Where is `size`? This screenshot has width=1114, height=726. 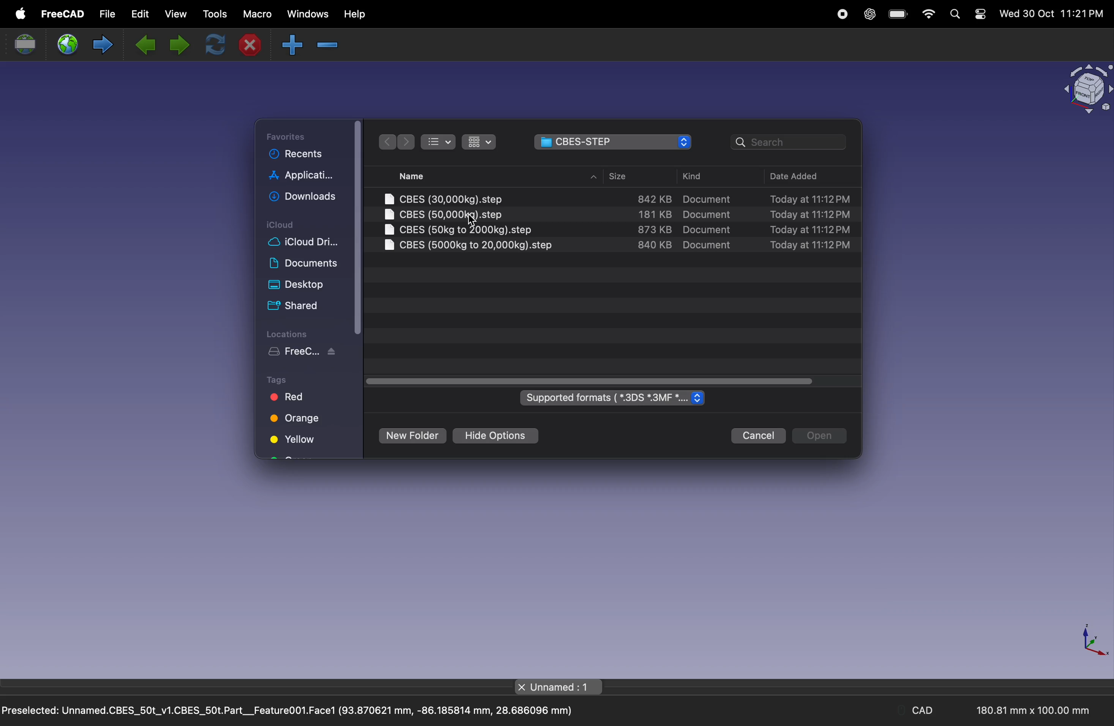 size is located at coordinates (625, 178).